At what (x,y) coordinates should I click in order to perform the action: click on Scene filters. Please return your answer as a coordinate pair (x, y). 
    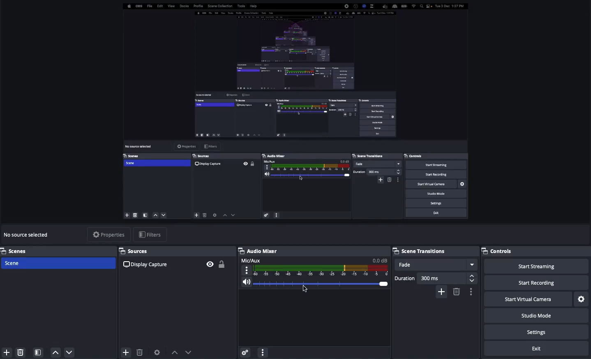
    Looking at the image, I should click on (38, 351).